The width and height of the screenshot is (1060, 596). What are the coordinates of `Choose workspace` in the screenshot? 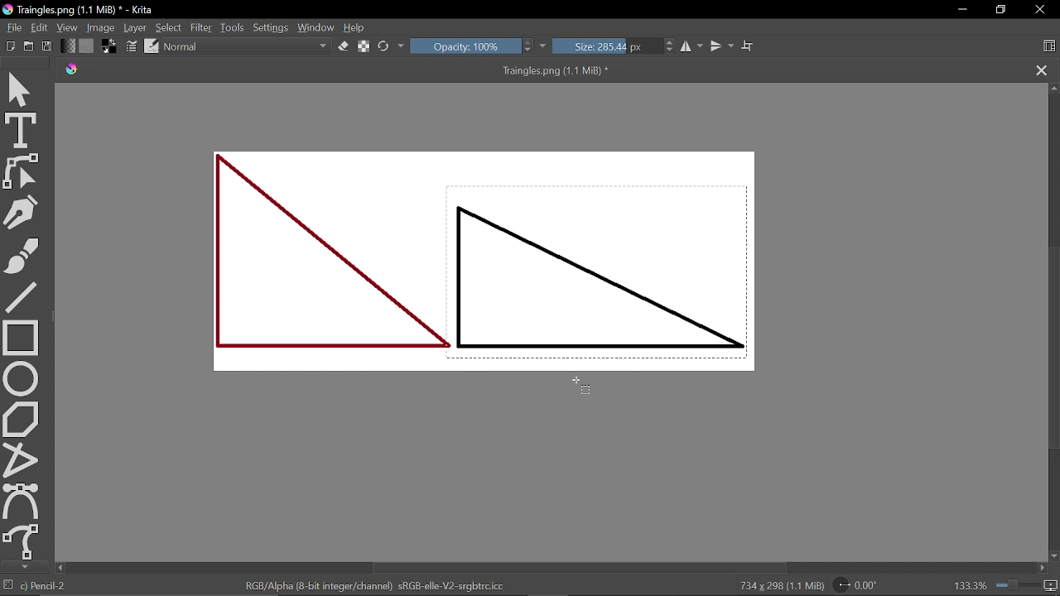 It's located at (1048, 46).